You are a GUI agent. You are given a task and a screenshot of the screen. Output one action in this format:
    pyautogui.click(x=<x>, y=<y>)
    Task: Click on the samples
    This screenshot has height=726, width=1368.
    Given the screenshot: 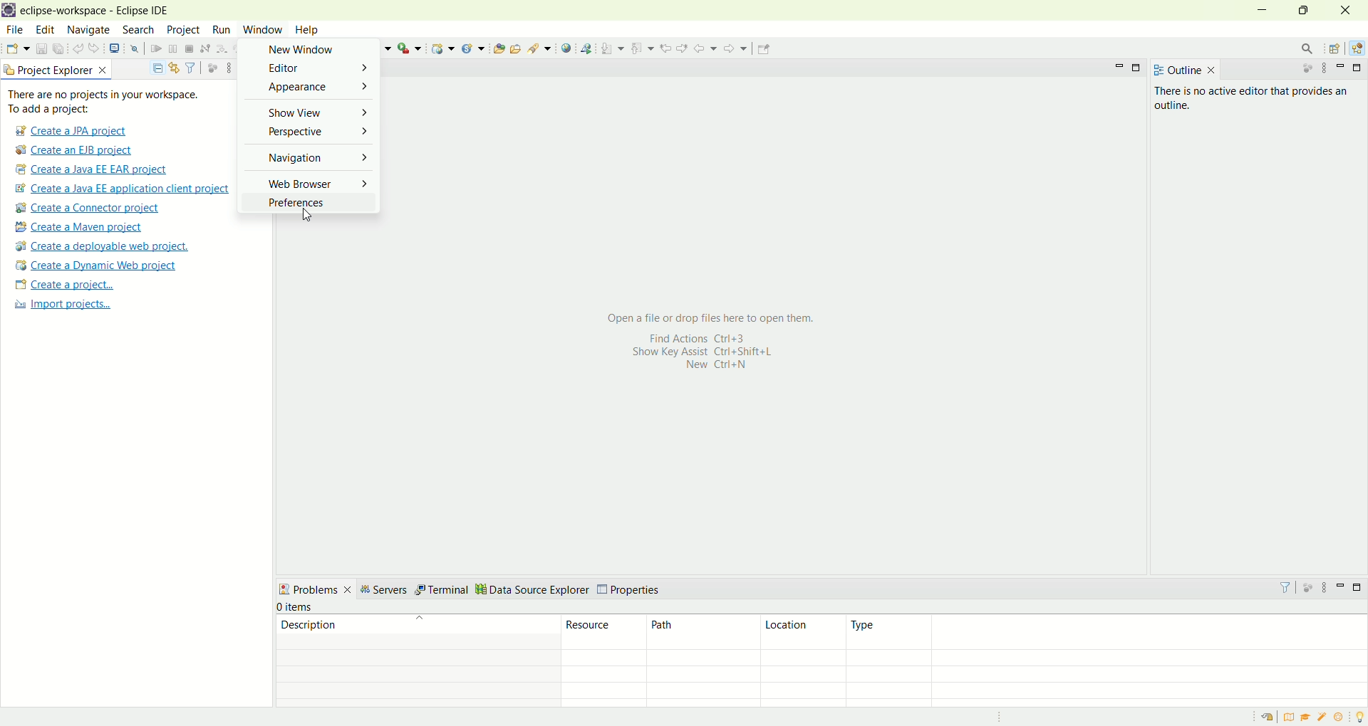 What is the action you would take?
    pyautogui.click(x=1324, y=717)
    